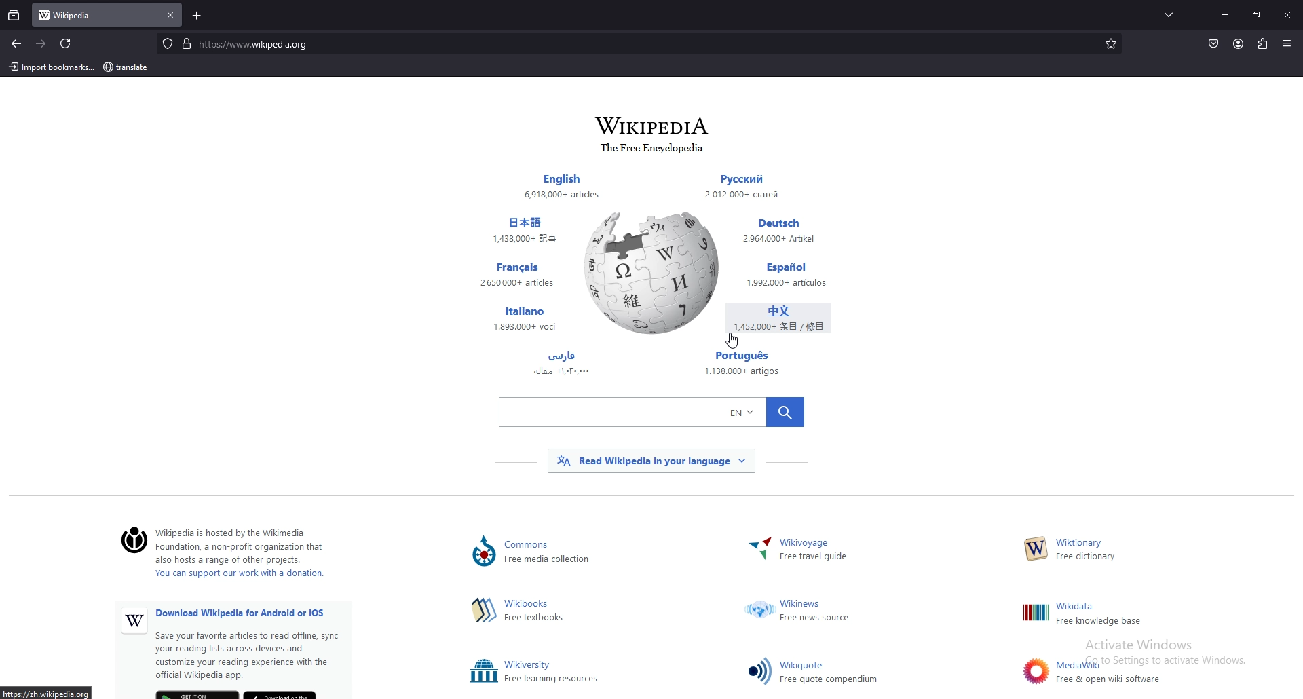 Image resolution: width=1303 pixels, height=699 pixels. Describe the element at coordinates (132, 67) in the screenshot. I see `translate` at that location.